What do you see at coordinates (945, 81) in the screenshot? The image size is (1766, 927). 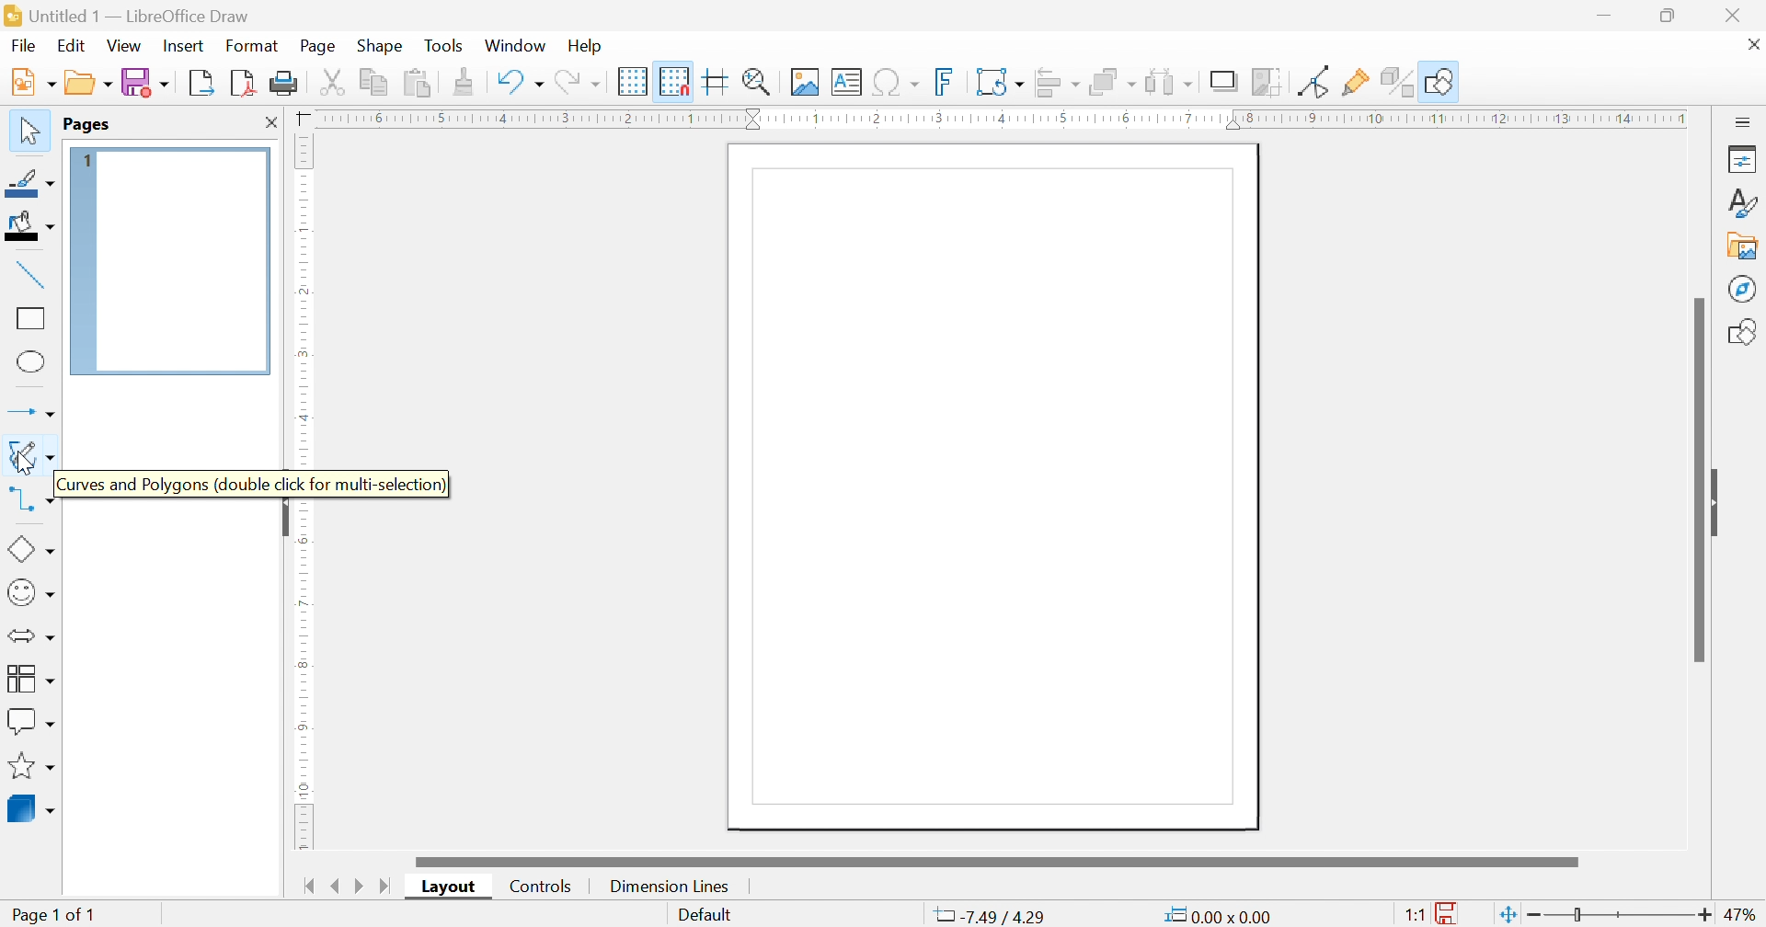 I see `insert fontwork text` at bounding box center [945, 81].